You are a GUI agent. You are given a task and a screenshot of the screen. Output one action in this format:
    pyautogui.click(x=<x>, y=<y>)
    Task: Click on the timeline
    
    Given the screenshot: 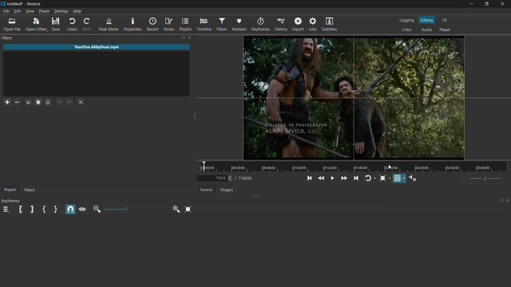 What is the action you would take?
    pyautogui.click(x=205, y=24)
    